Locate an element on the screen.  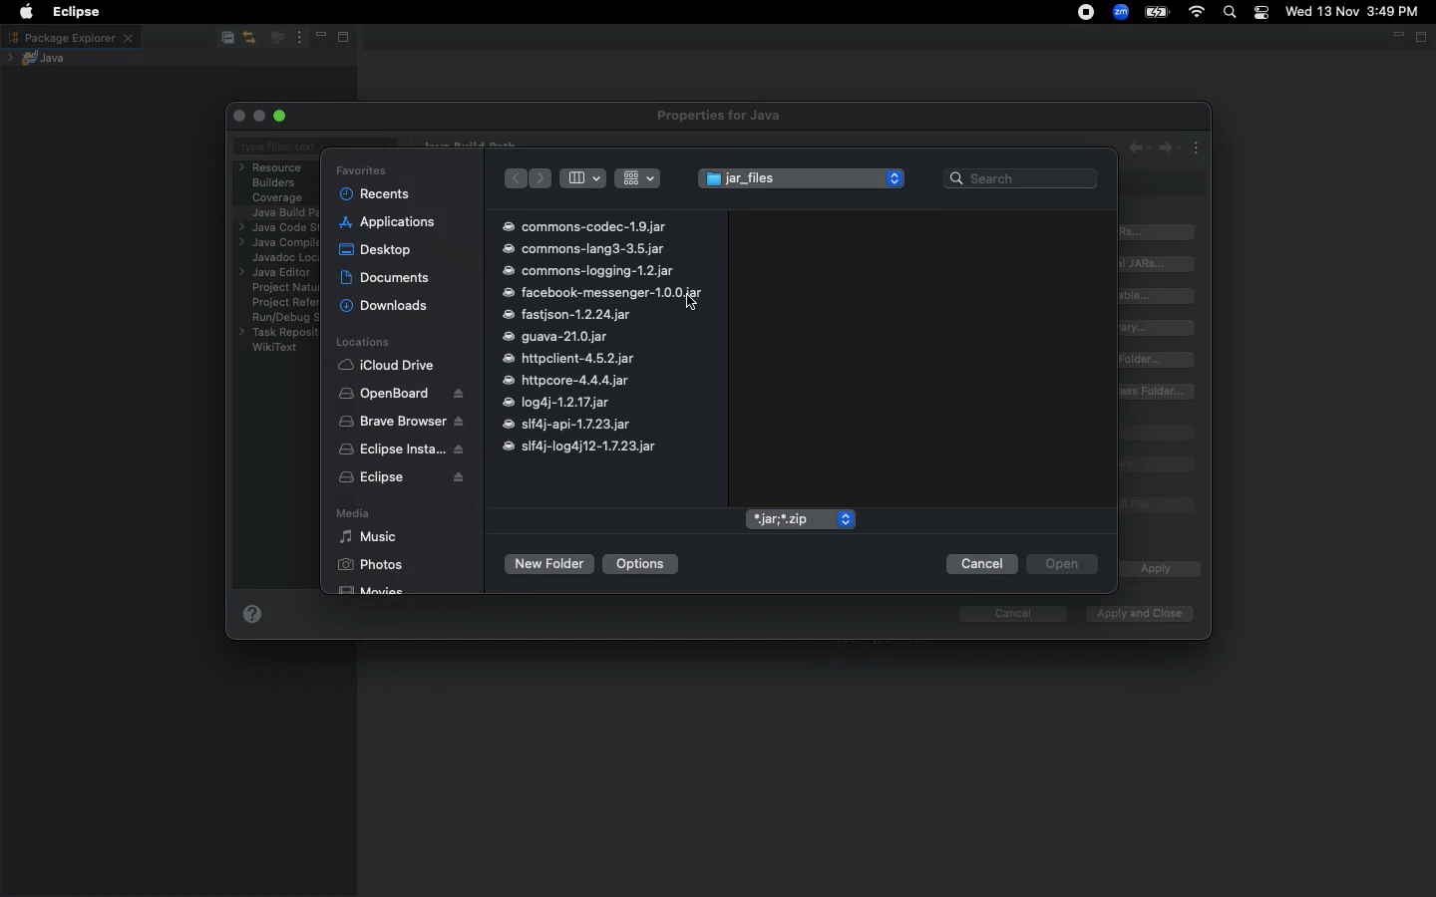
Apply is located at coordinates (1154, 570).